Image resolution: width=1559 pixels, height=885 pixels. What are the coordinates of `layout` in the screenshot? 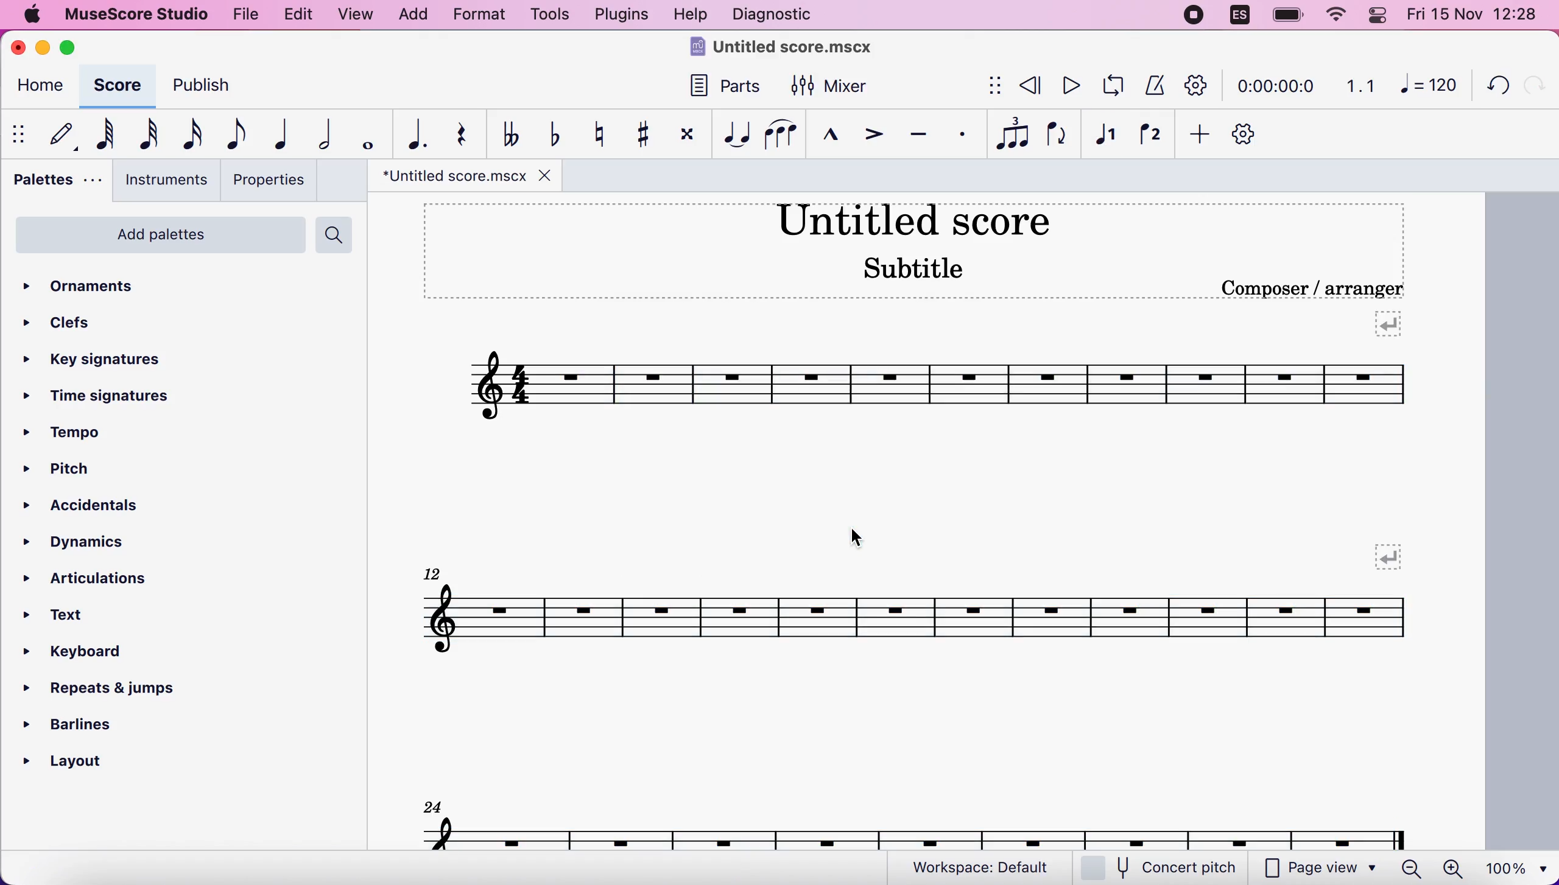 It's located at (79, 758).